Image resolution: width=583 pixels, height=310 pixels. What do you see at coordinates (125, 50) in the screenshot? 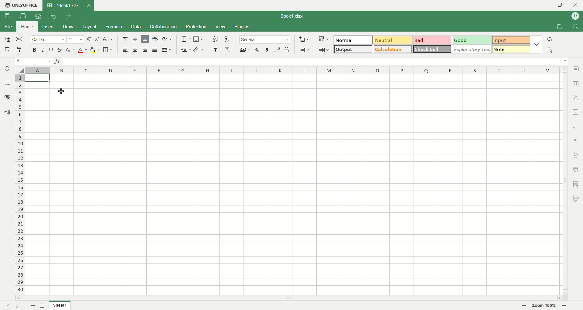
I see `align left` at bounding box center [125, 50].